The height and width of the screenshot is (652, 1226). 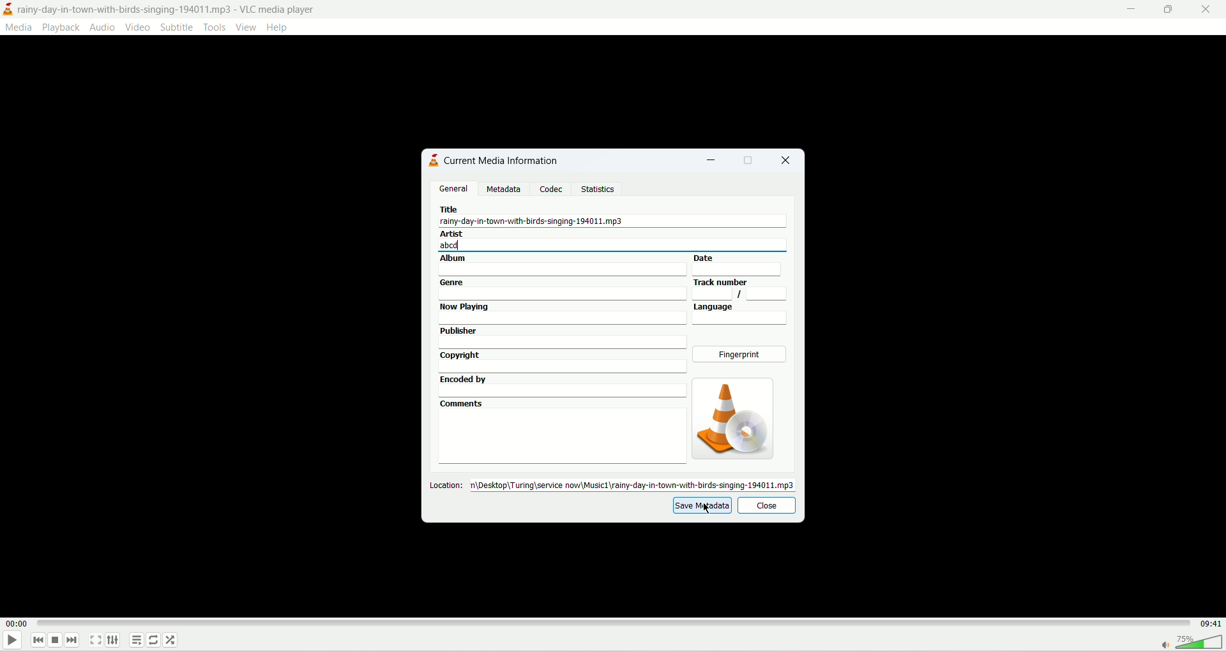 What do you see at coordinates (561, 385) in the screenshot?
I see `encoded by` at bounding box center [561, 385].